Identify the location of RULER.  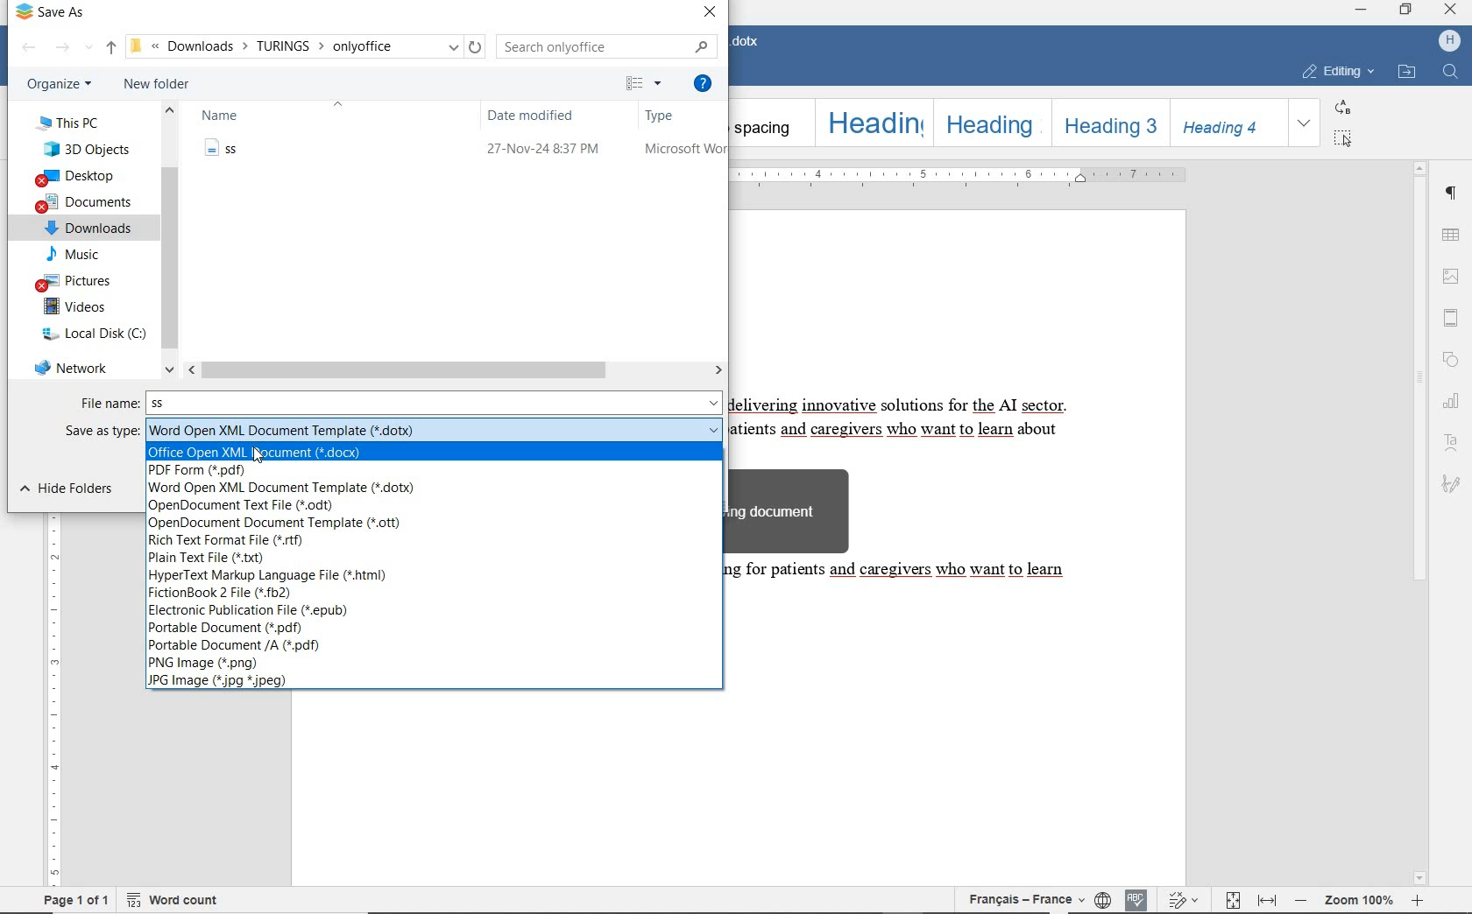
(965, 176).